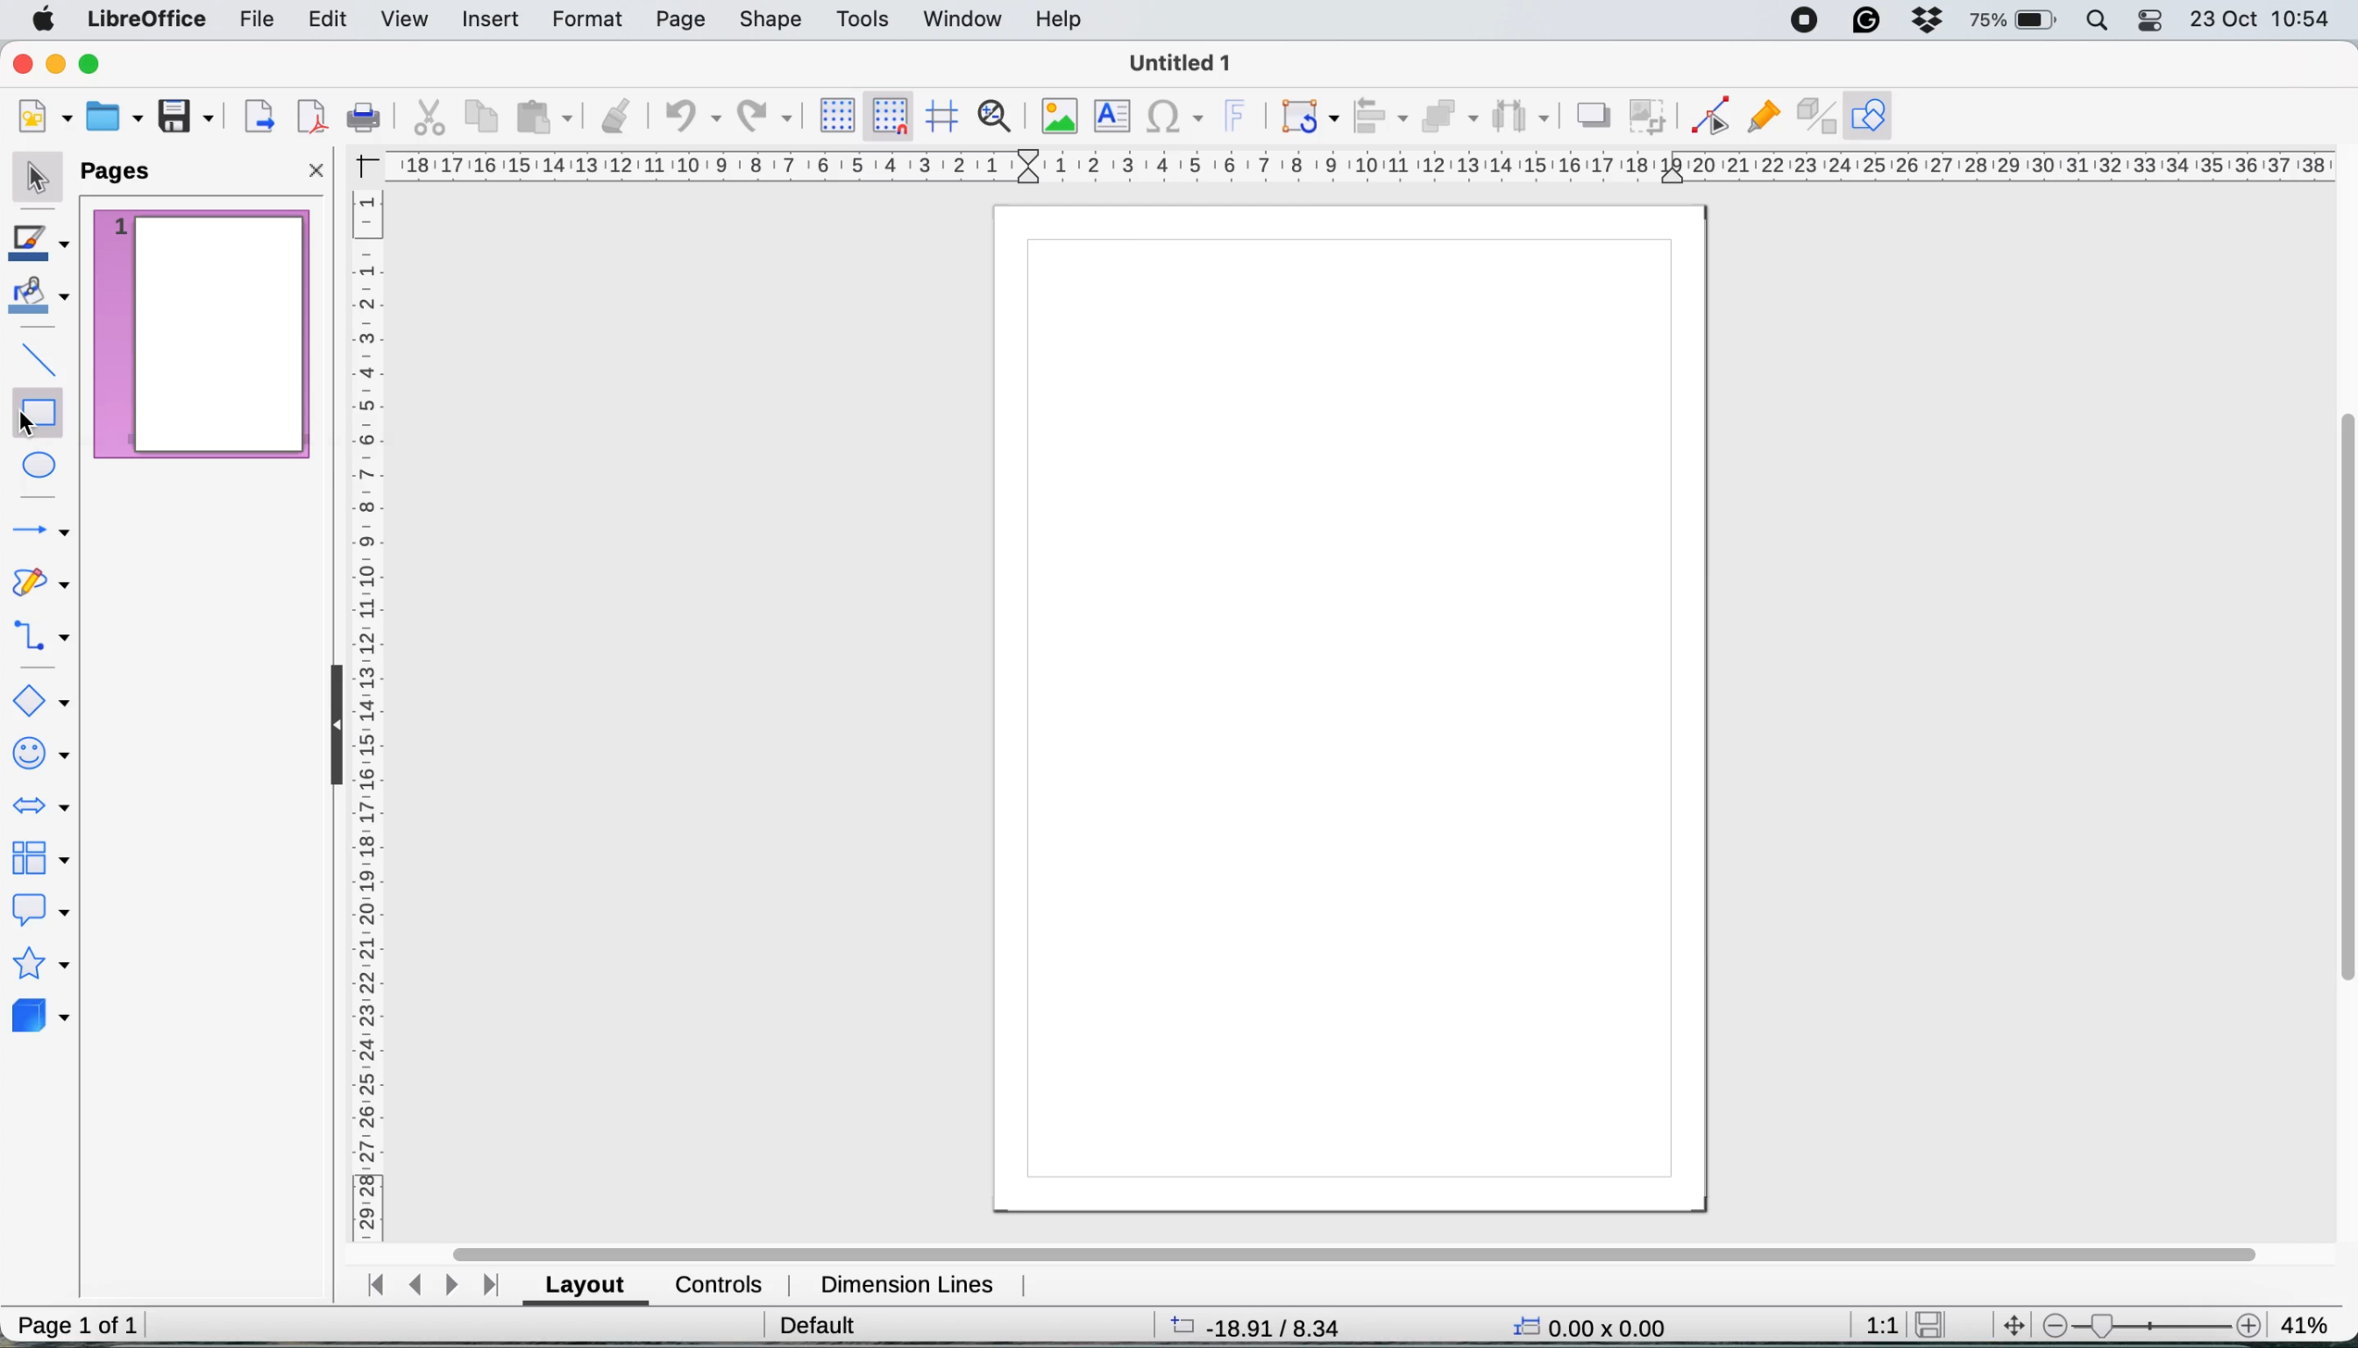 The image size is (2358, 1348). I want to click on view, so click(408, 21).